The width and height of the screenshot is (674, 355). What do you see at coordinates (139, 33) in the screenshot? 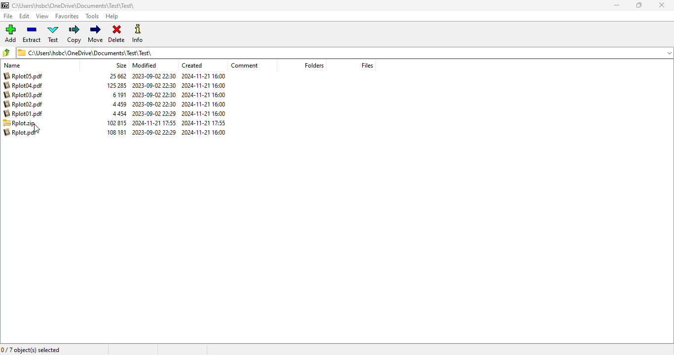
I see `info` at bounding box center [139, 33].